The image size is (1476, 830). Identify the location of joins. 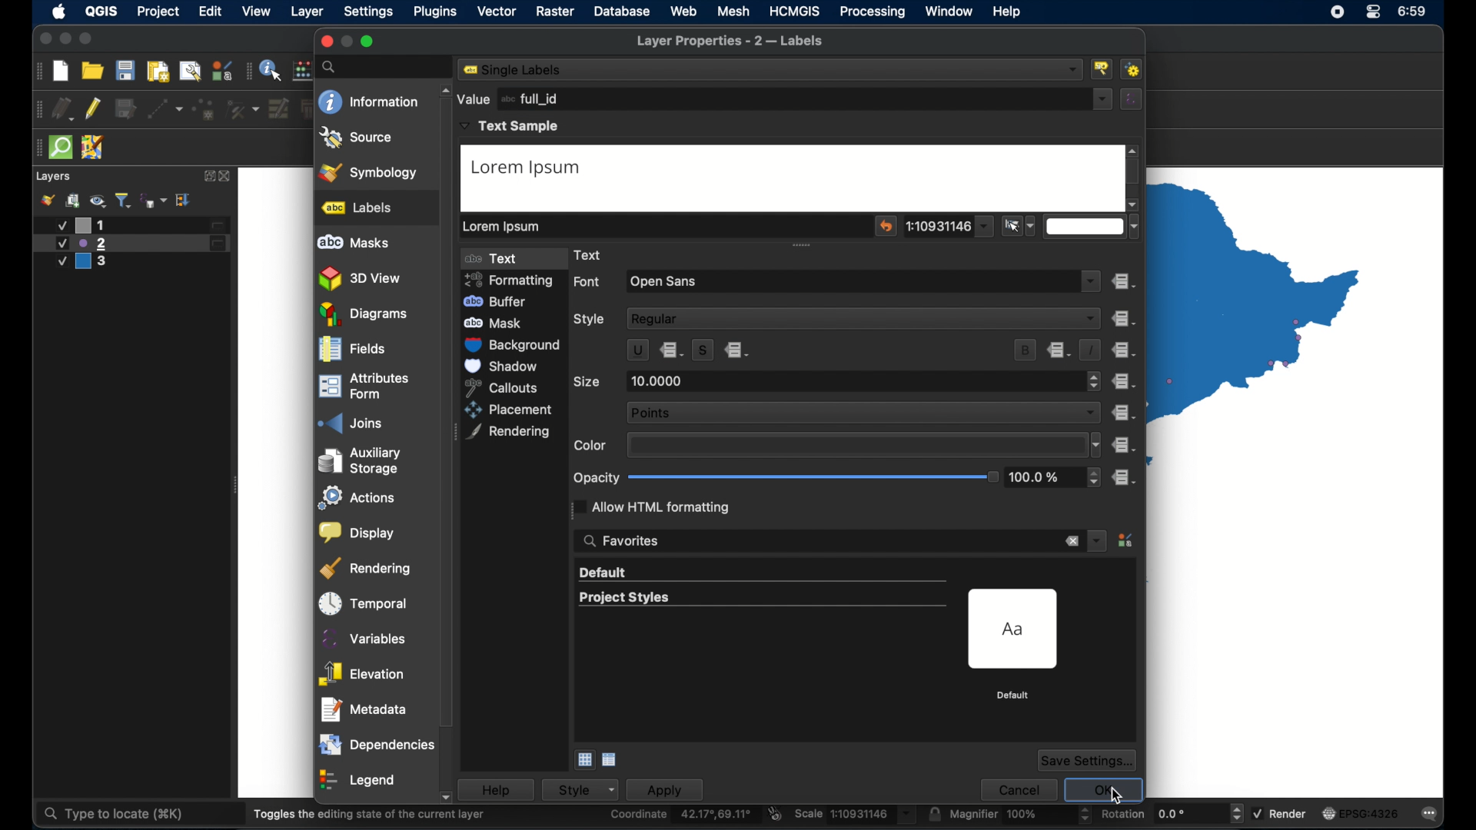
(348, 419).